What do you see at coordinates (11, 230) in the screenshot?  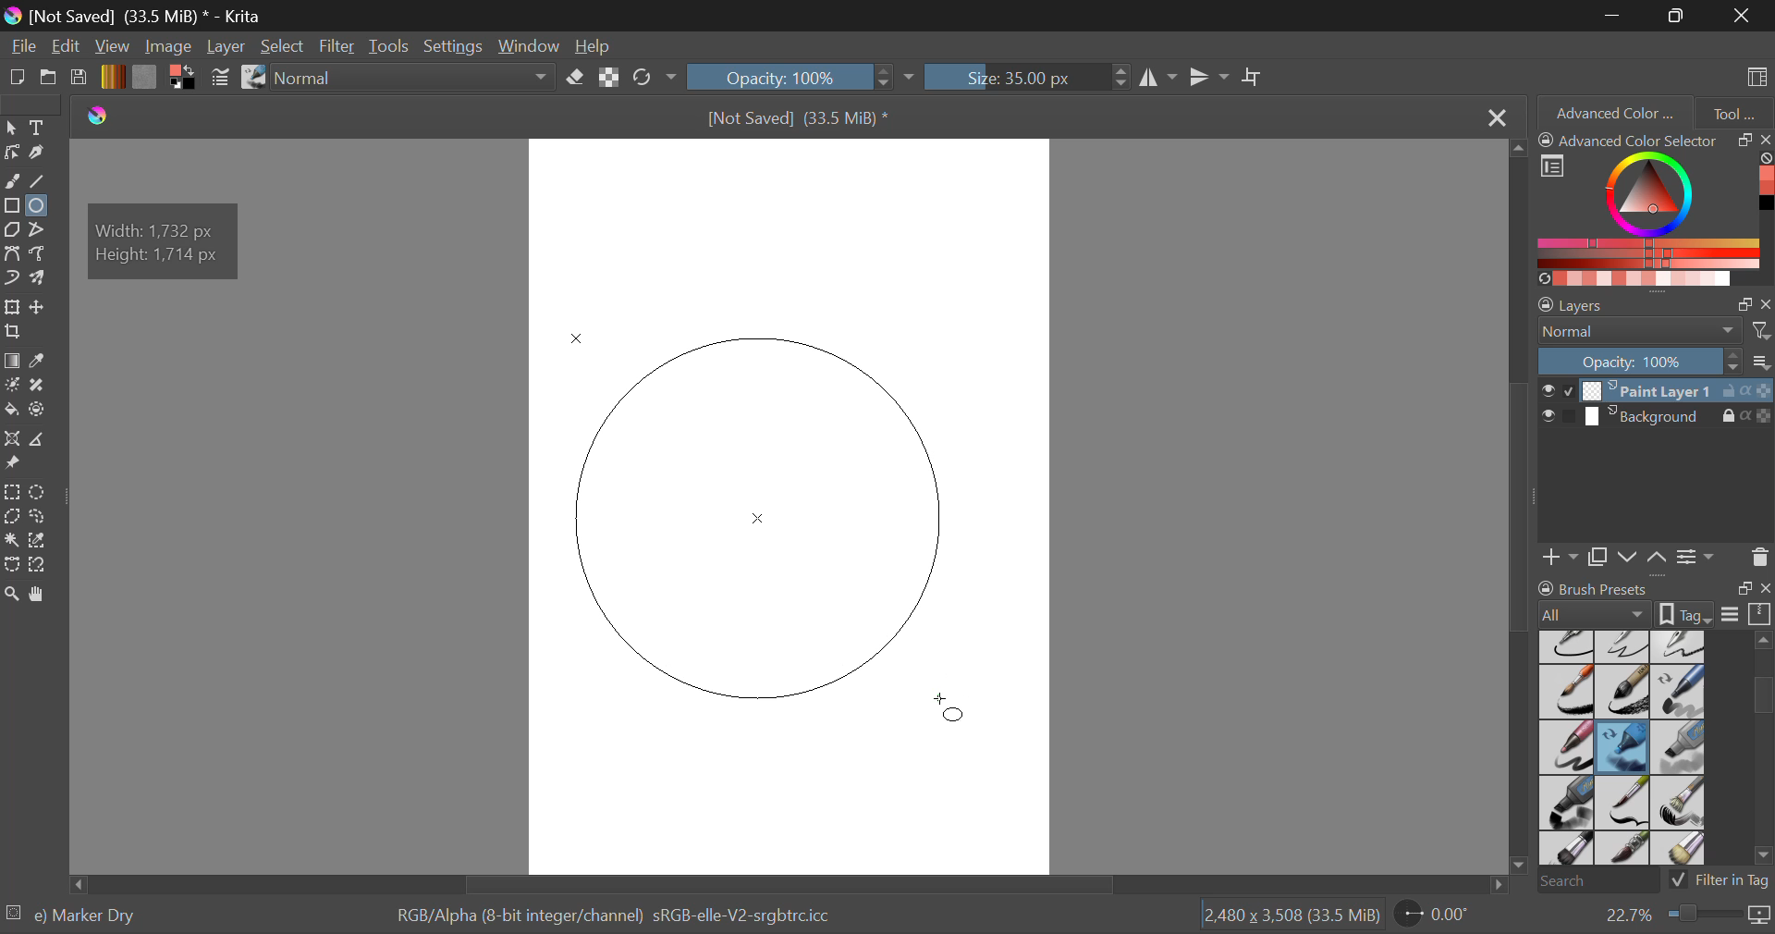 I see `Polygon Tool` at bounding box center [11, 230].